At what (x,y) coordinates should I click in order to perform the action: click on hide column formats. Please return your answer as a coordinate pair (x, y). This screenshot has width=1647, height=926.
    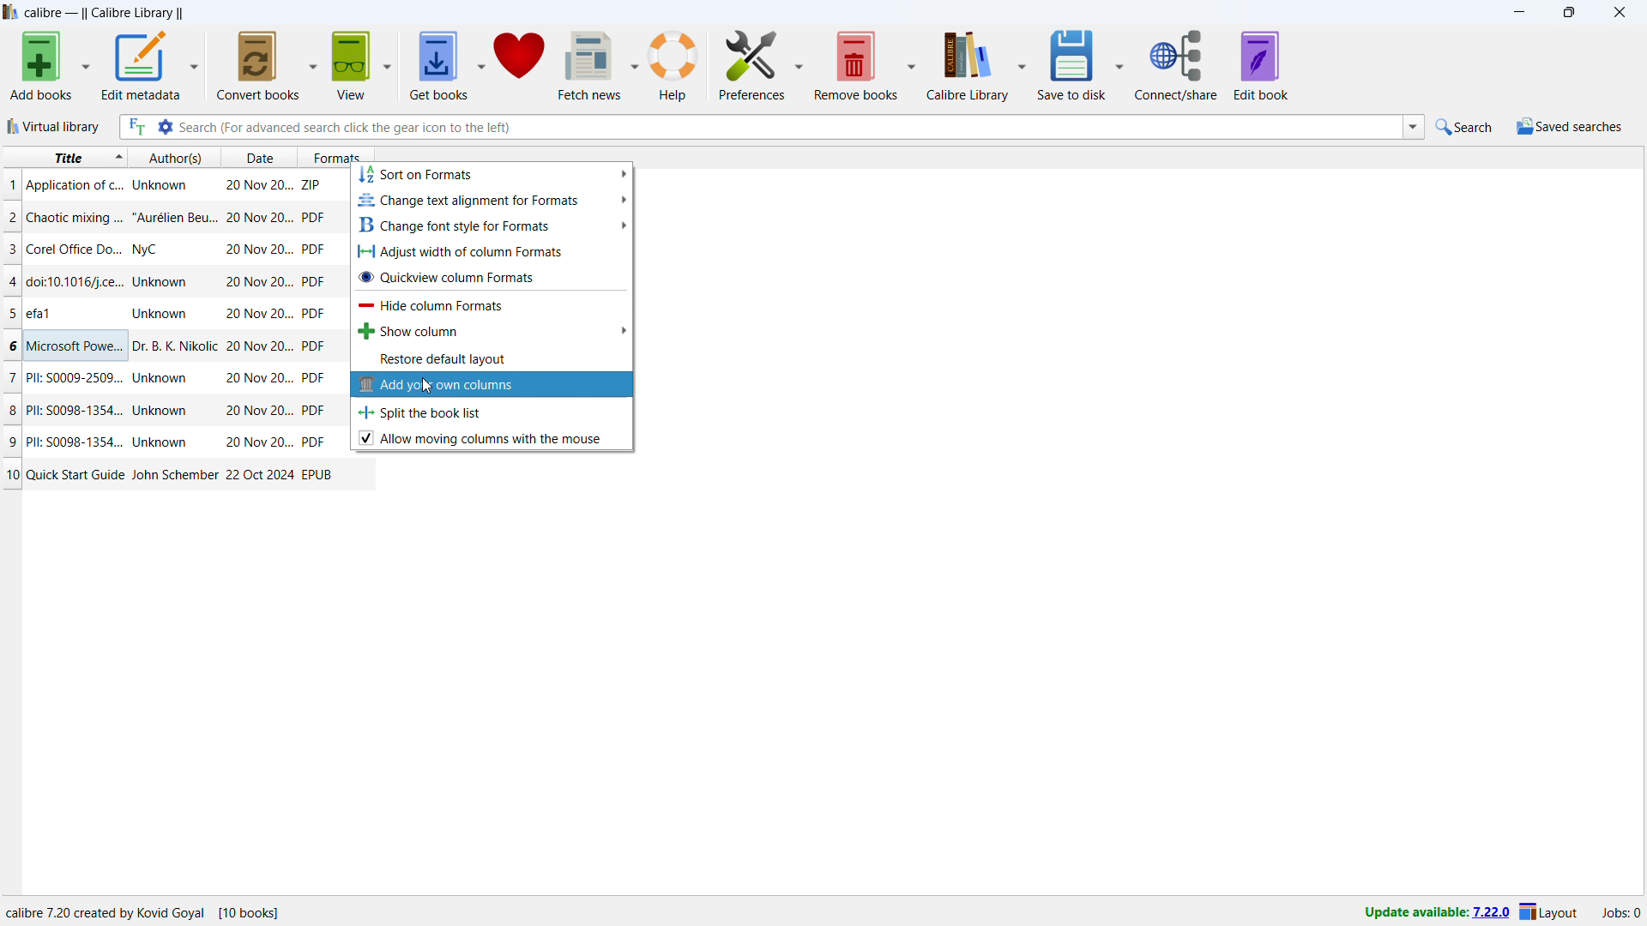
    Looking at the image, I should click on (492, 304).